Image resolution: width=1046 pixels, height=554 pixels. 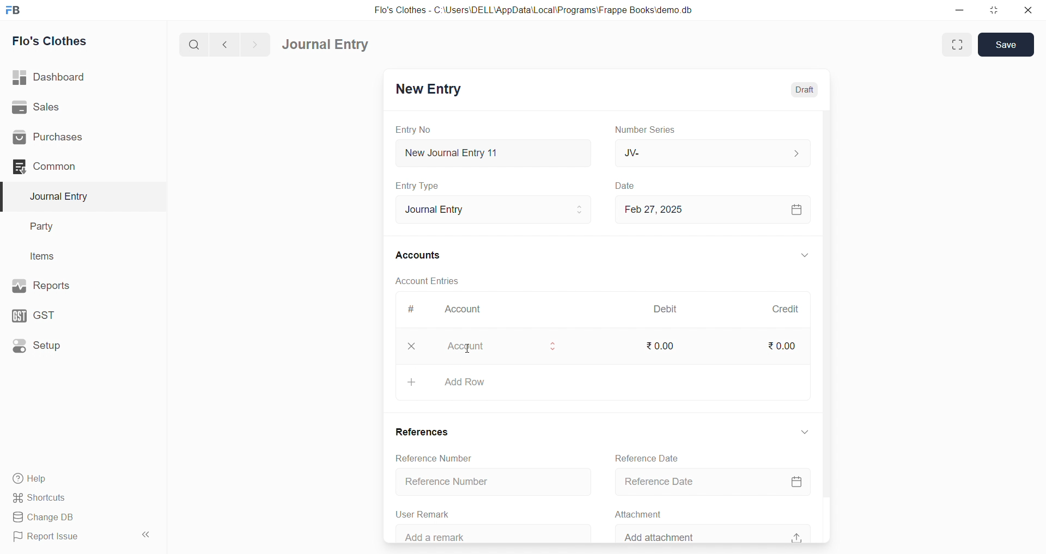 I want to click on Entry Type, so click(x=418, y=186).